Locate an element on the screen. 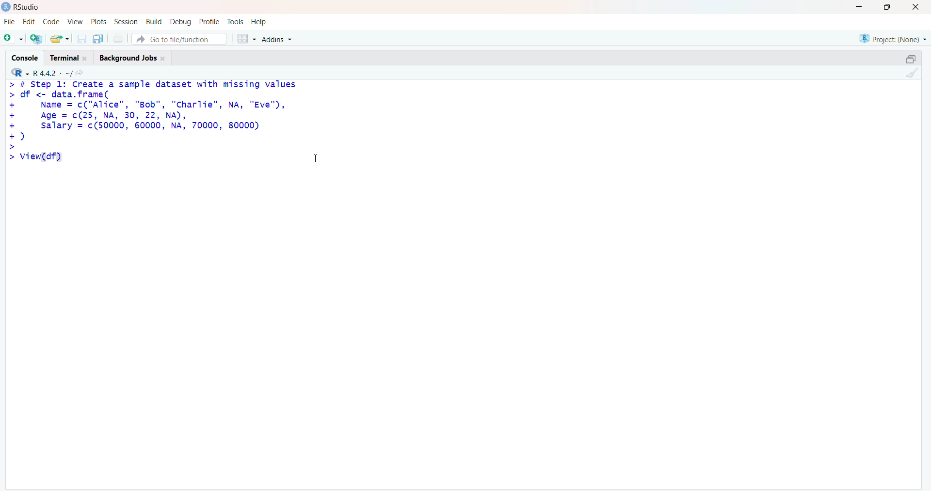  Tools is located at coordinates (236, 22).